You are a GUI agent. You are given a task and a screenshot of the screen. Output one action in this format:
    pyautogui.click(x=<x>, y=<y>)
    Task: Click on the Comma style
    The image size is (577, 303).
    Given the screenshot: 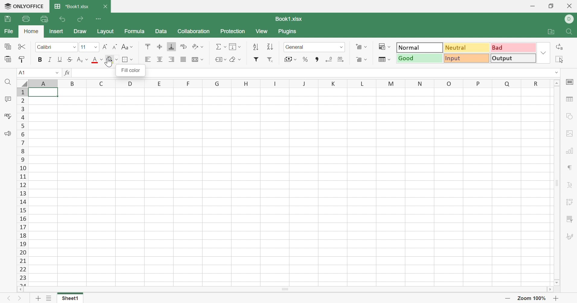 What is the action you would take?
    pyautogui.click(x=318, y=61)
    